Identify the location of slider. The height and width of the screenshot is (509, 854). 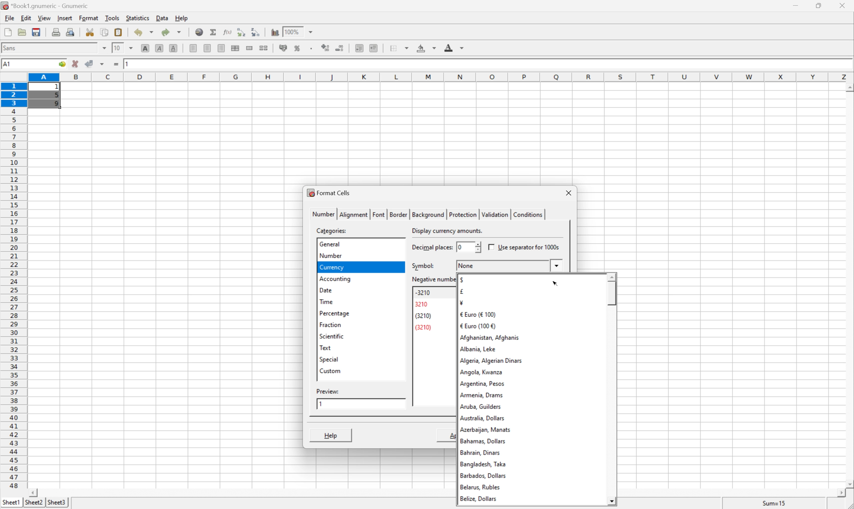
(477, 247).